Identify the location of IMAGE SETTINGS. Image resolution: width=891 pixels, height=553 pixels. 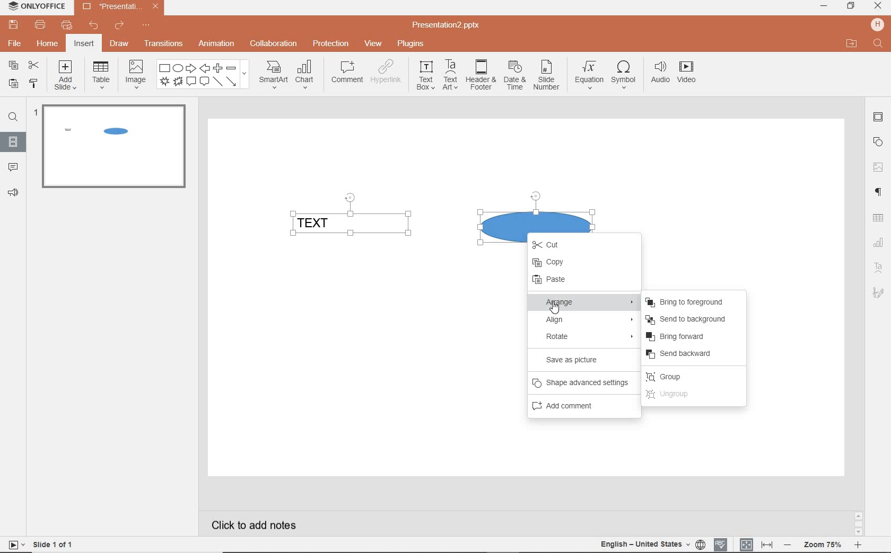
(878, 167).